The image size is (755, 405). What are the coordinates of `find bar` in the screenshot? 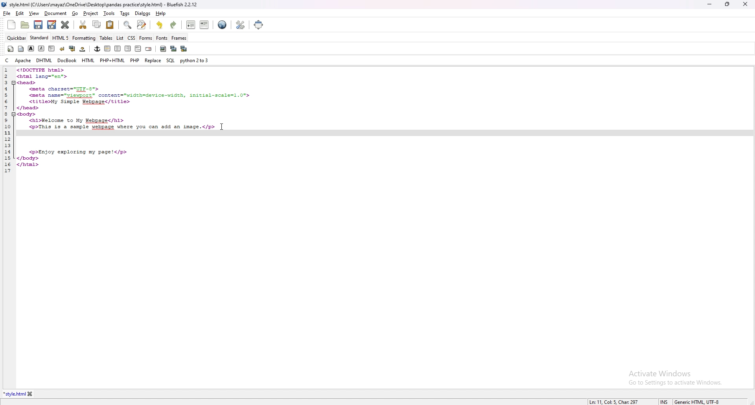 It's located at (128, 25).